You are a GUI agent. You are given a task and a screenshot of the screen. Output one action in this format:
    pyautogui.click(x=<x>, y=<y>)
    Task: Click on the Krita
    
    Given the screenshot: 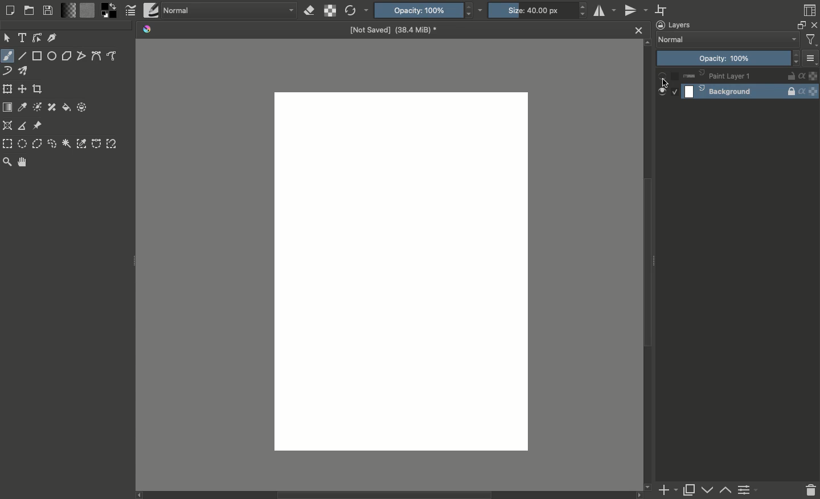 What is the action you would take?
    pyautogui.click(x=149, y=29)
    